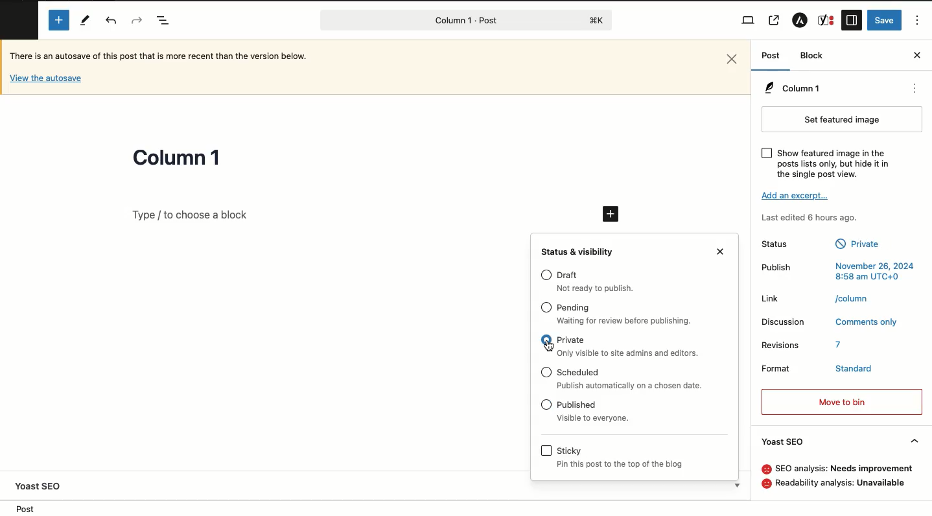 The width and height of the screenshot is (932, 516). I want to click on Checkbox, so click(546, 404).